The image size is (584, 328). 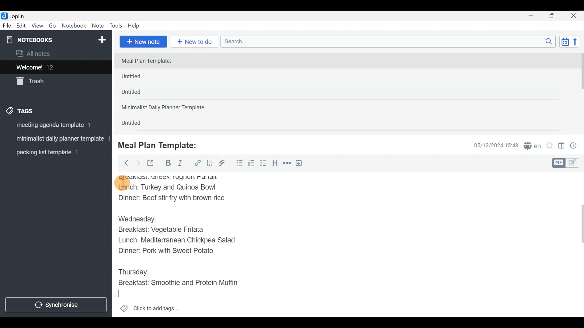 What do you see at coordinates (275, 164) in the screenshot?
I see `Heading` at bounding box center [275, 164].